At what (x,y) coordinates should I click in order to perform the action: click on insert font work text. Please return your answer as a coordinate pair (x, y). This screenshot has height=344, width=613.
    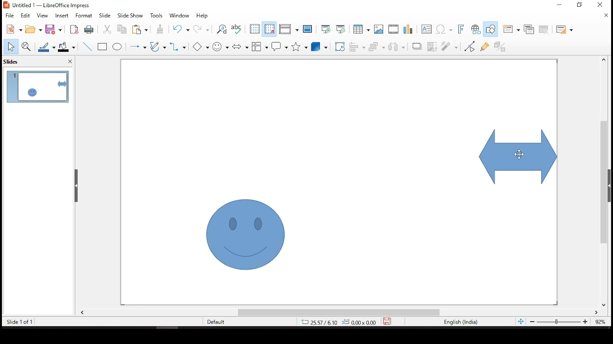
    Looking at the image, I should click on (461, 29).